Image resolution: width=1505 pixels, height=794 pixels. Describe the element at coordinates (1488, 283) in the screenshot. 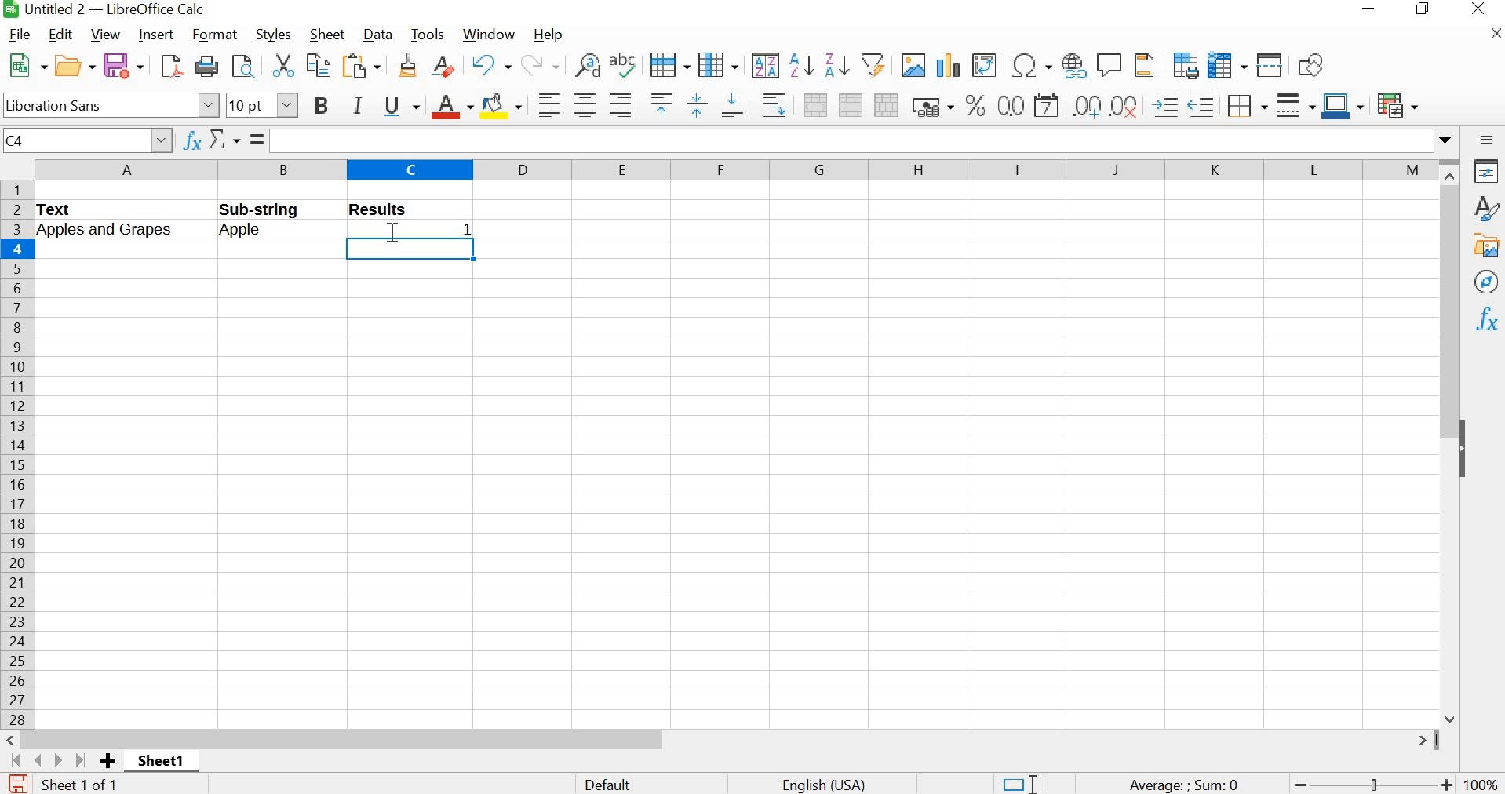

I see `navigator` at that location.